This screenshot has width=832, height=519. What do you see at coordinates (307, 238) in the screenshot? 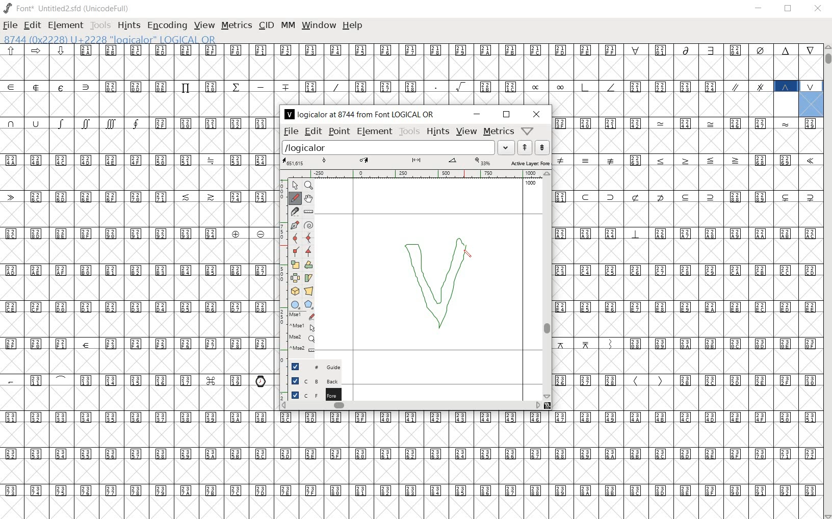
I see `add a curve point always either horizontal or vertical` at bounding box center [307, 238].